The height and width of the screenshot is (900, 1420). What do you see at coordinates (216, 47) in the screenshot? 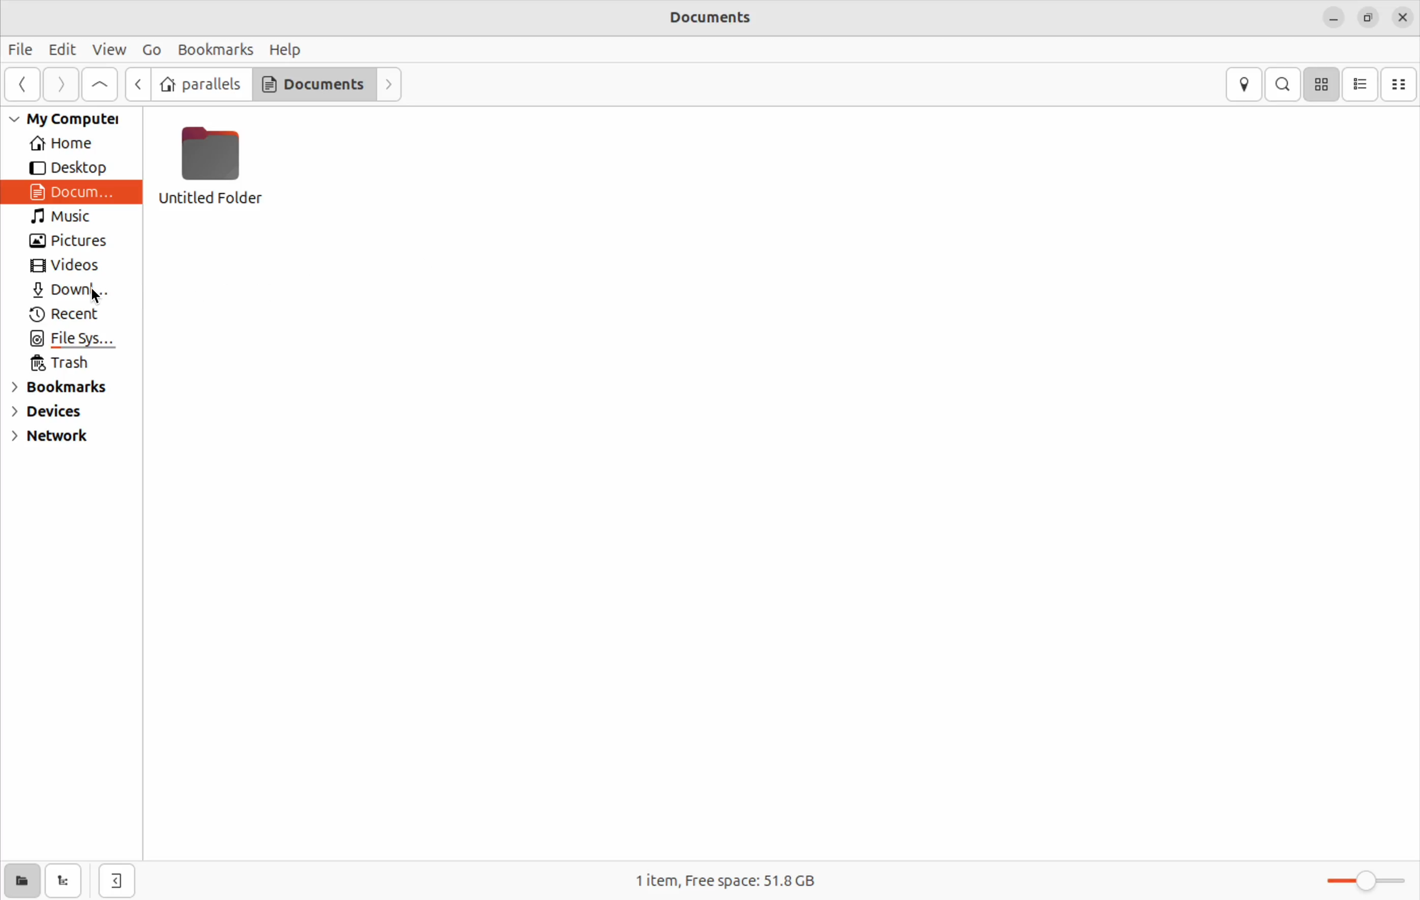
I see `bookmarks` at bounding box center [216, 47].